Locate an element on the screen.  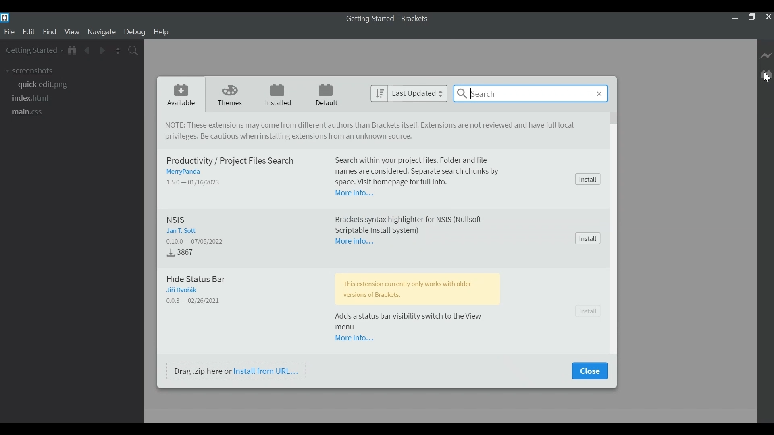
Jiri Dvorak is located at coordinates (184, 290).